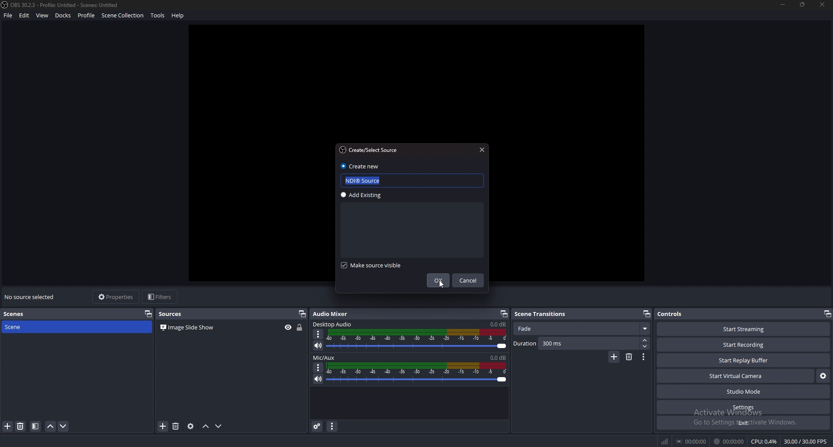 The width and height of the screenshot is (833, 447). I want to click on audio mixer menu, so click(332, 427).